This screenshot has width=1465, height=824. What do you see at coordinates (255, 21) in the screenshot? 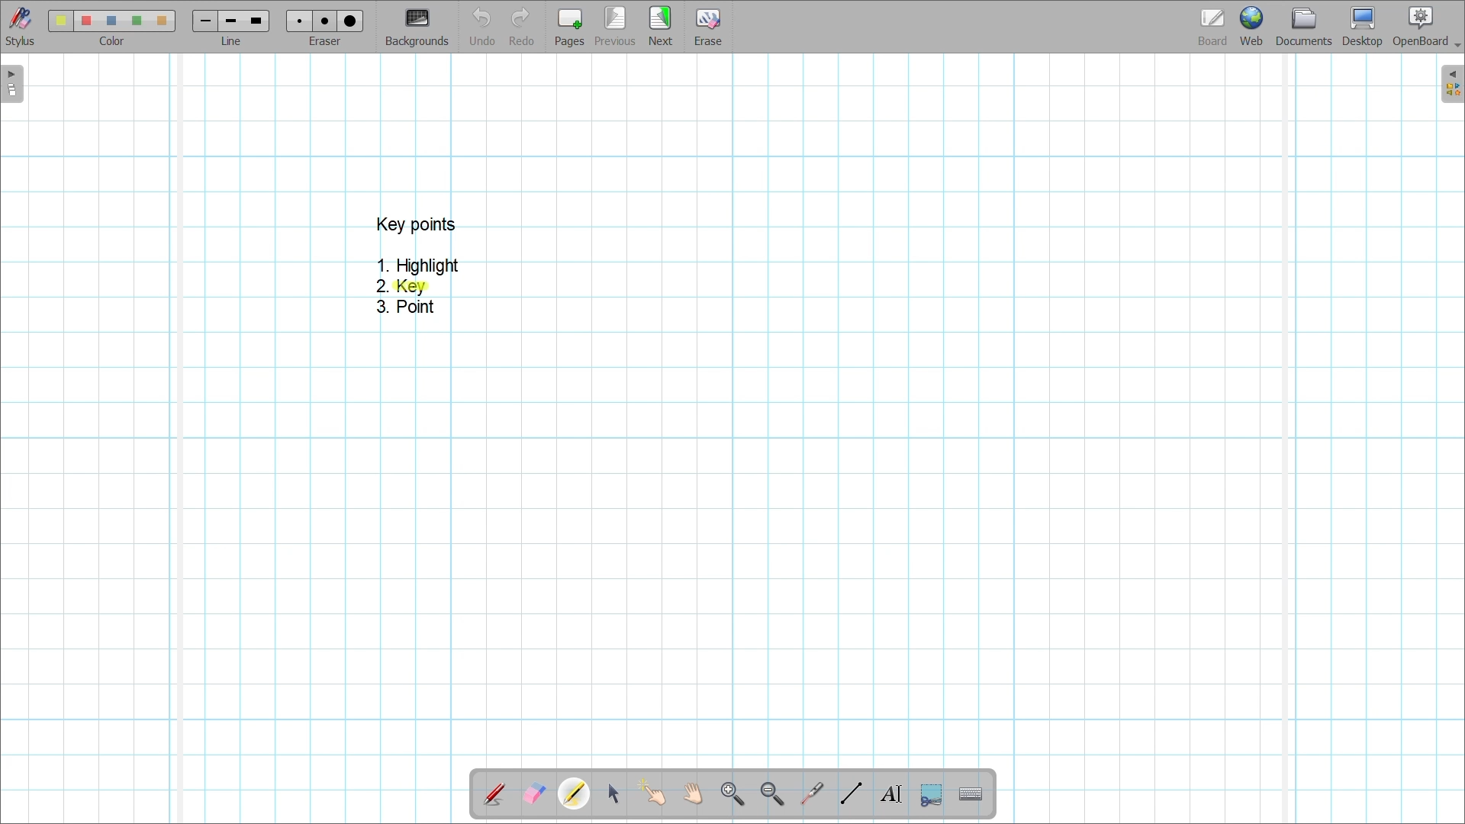
I see `line 3` at bounding box center [255, 21].